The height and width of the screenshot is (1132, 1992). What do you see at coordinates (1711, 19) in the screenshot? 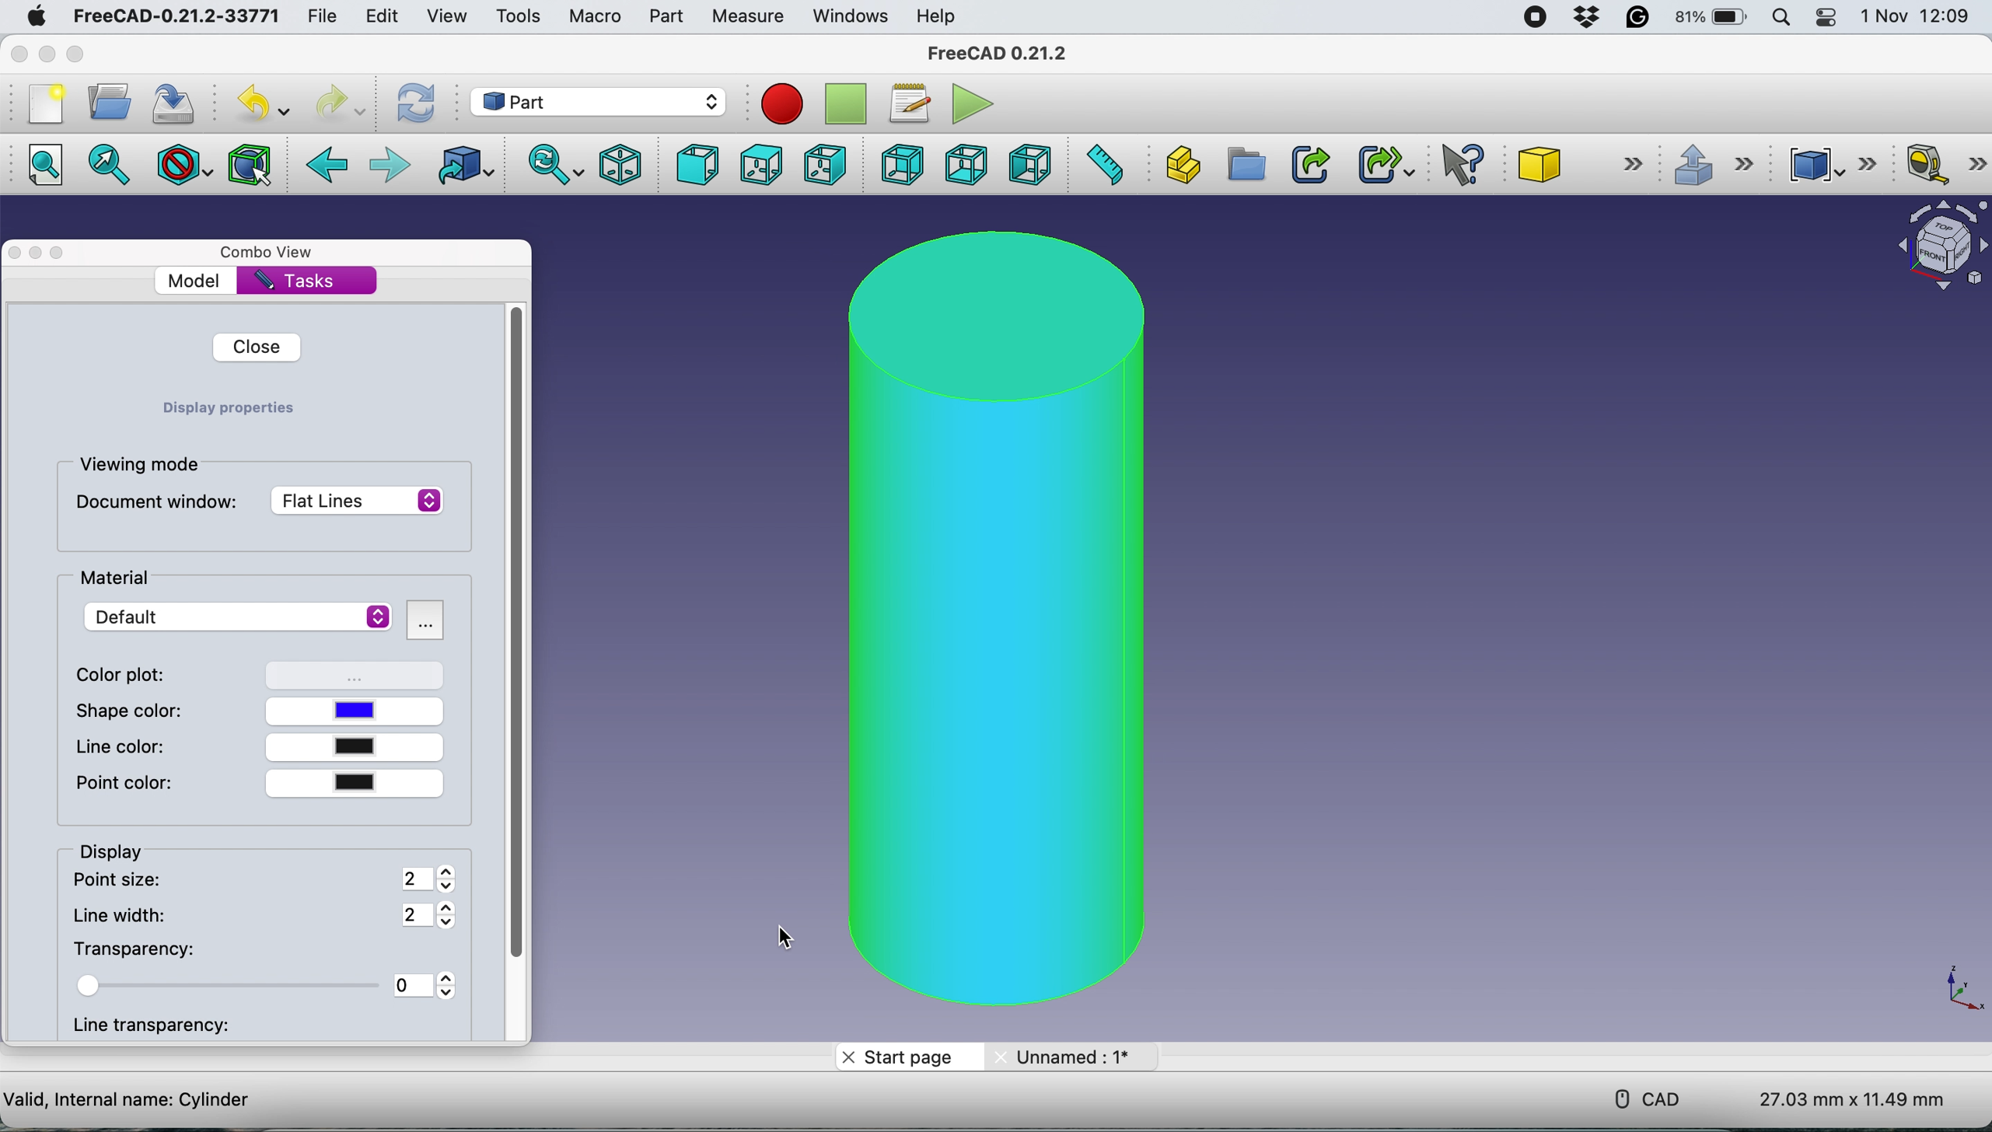
I see `battery` at bounding box center [1711, 19].